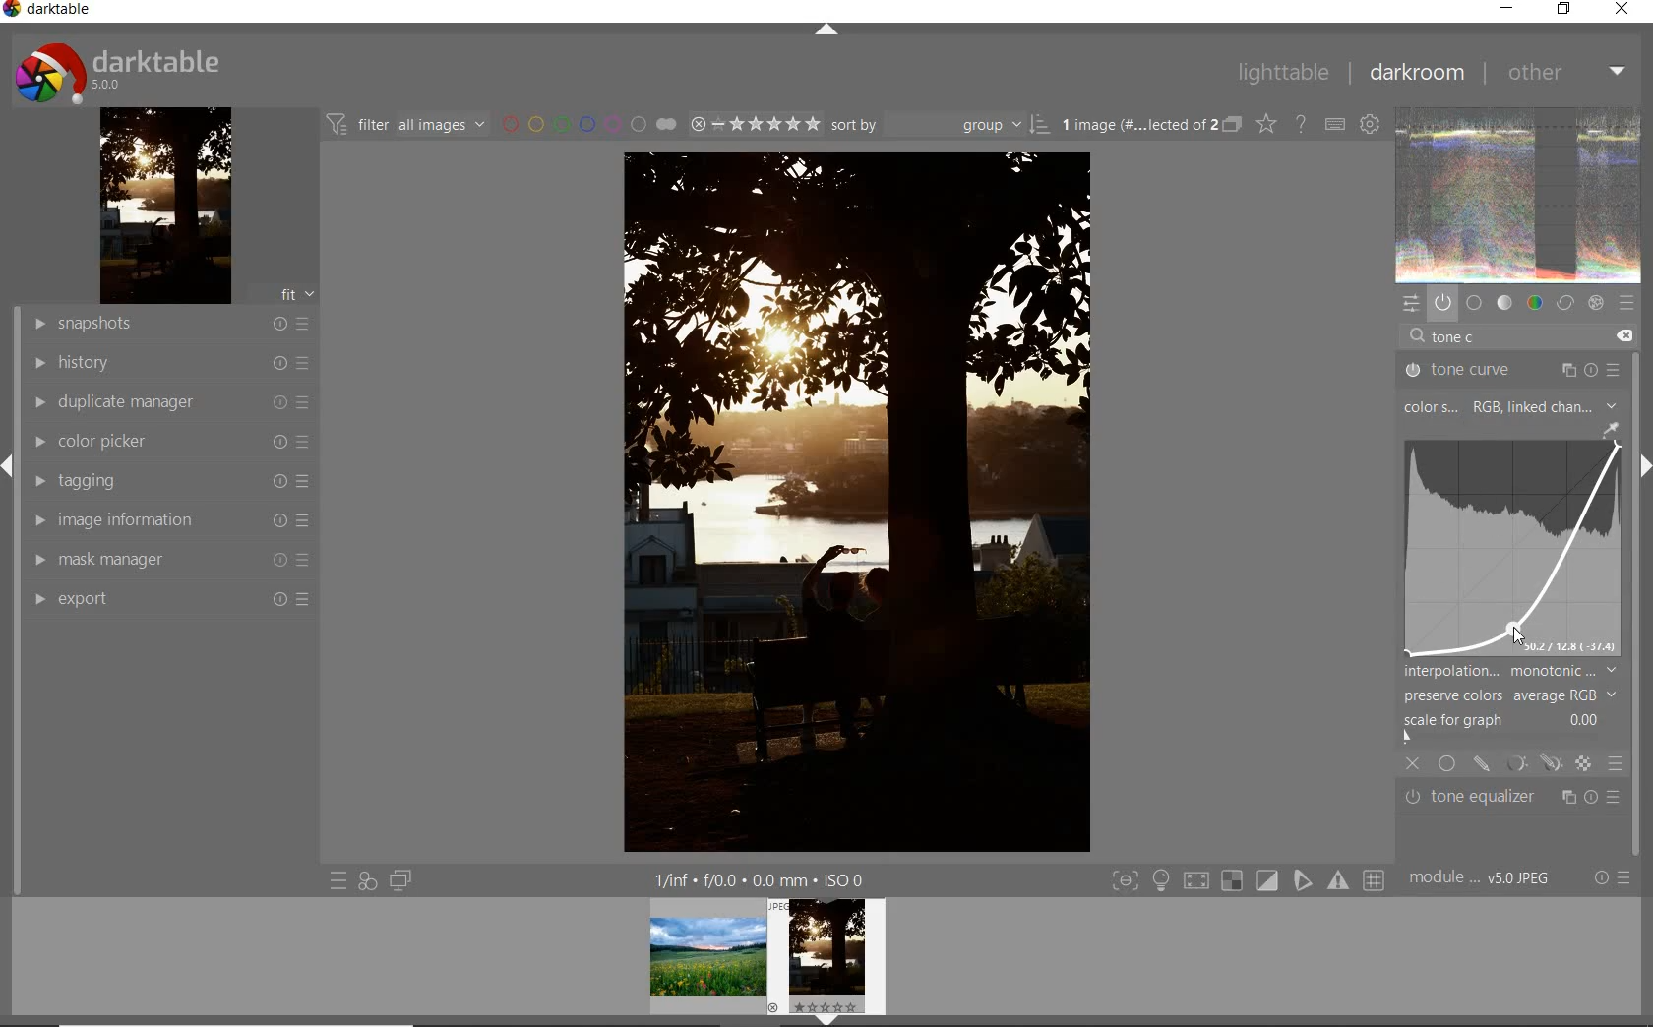  I want to click on darktable, so click(117, 70).